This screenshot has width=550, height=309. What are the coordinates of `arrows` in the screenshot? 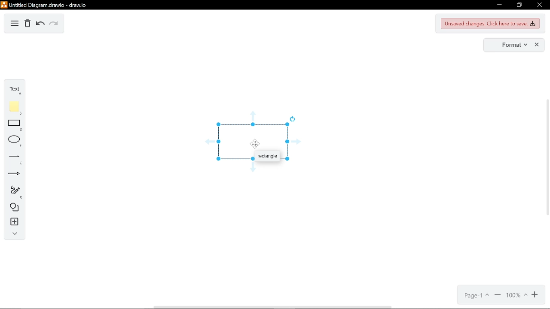 It's located at (15, 175).